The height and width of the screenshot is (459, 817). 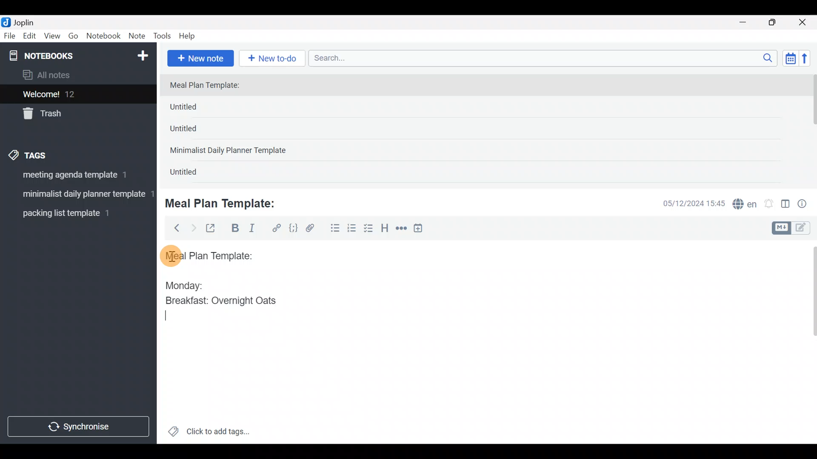 What do you see at coordinates (745, 205) in the screenshot?
I see `Spelling` at bounding box center [745, 205].